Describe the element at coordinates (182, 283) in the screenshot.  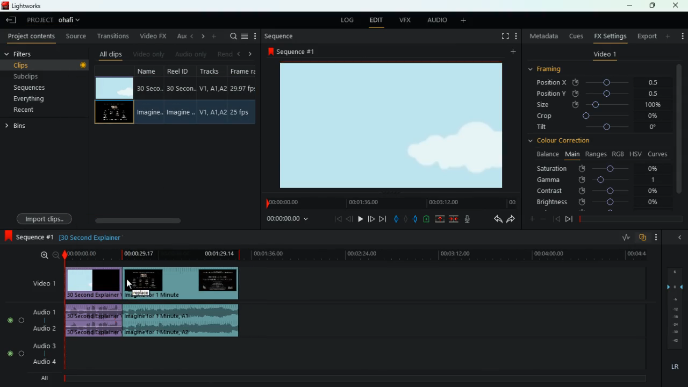
I see `video` at that location.